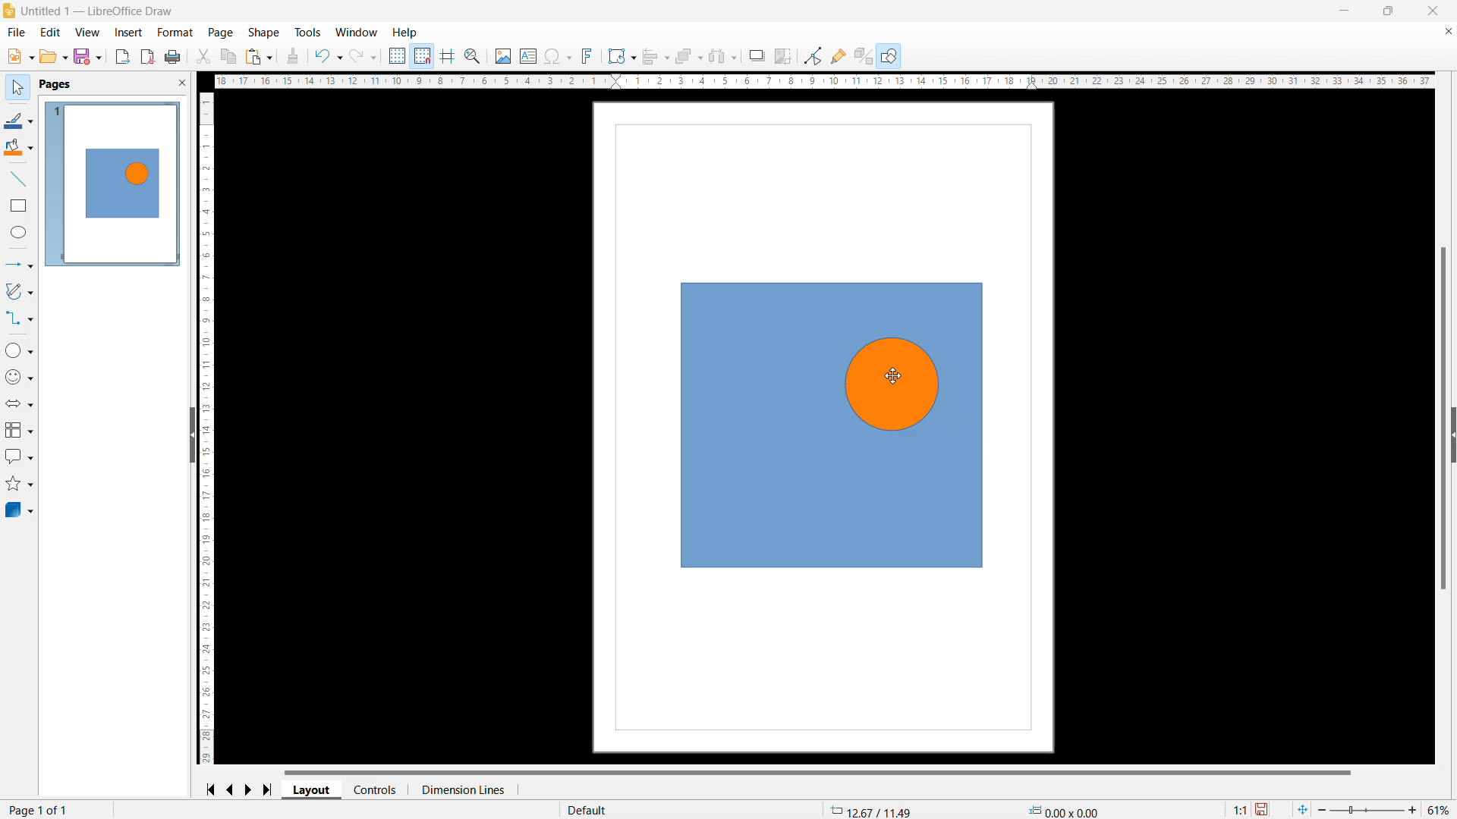 The width and height of the screenshot is (1457, 819). Describe the element at coordinates (221, 33) in the screenshot. I see `page` at that location.